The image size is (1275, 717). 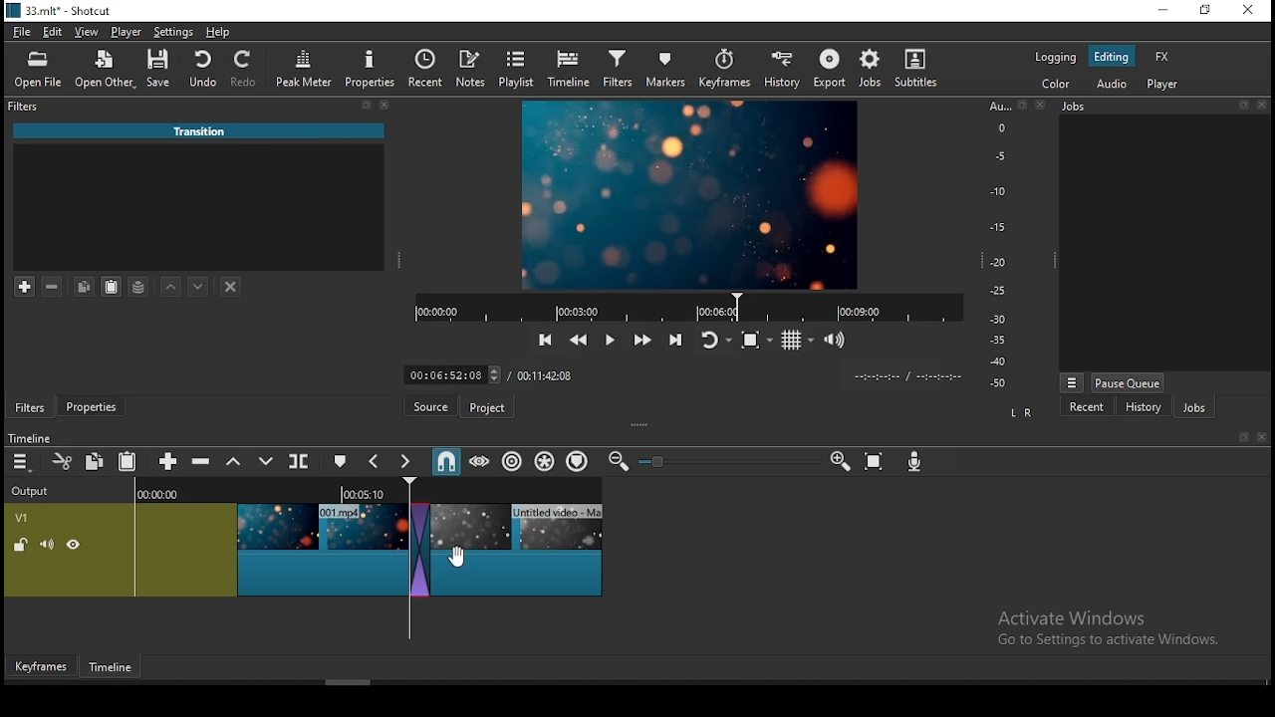 What do you see at coordinates (218, 30) in the screenshot?
I see `help` at bounding box center [218, 30].